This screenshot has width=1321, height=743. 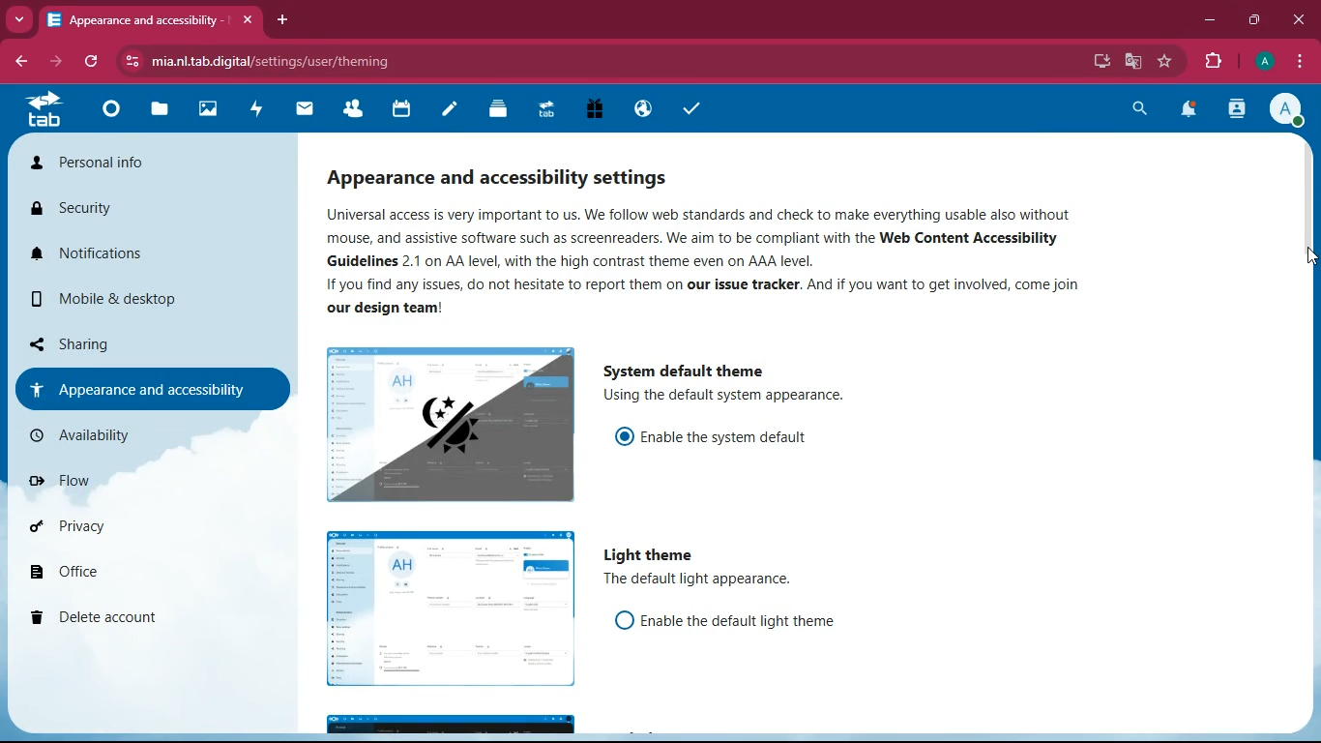 What do you see at coordinates (646, 555) in the screenshot?
I see `light theme` at bounding box center [646, 555].